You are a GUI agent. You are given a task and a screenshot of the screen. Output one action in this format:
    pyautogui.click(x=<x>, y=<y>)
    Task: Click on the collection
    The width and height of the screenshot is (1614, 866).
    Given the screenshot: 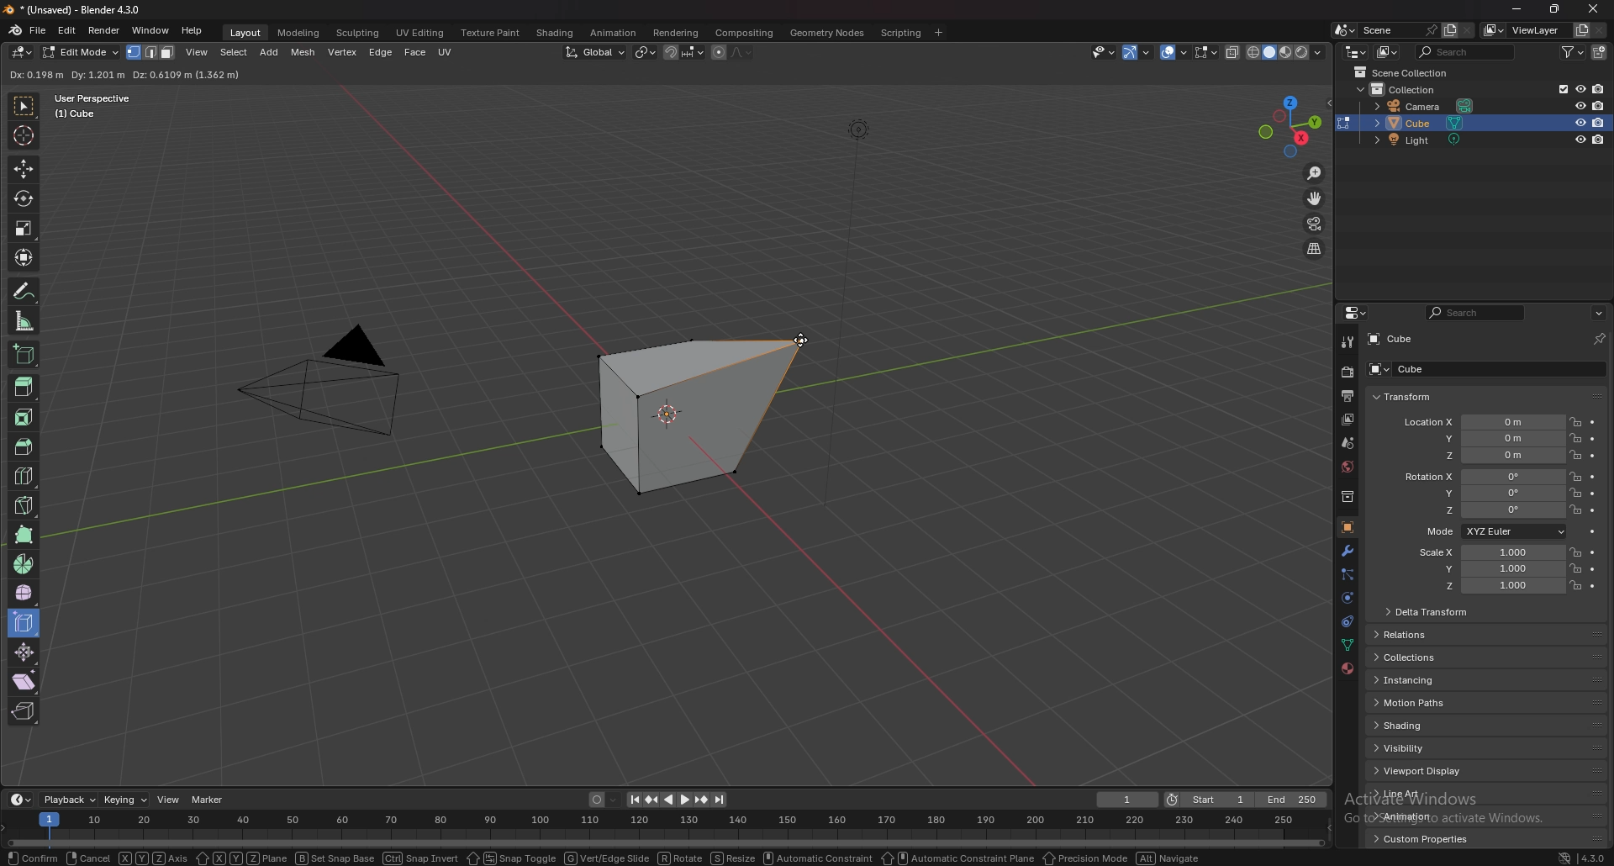 What is the action you would take?
    pyautogui.click(x=1348, y=495)
    